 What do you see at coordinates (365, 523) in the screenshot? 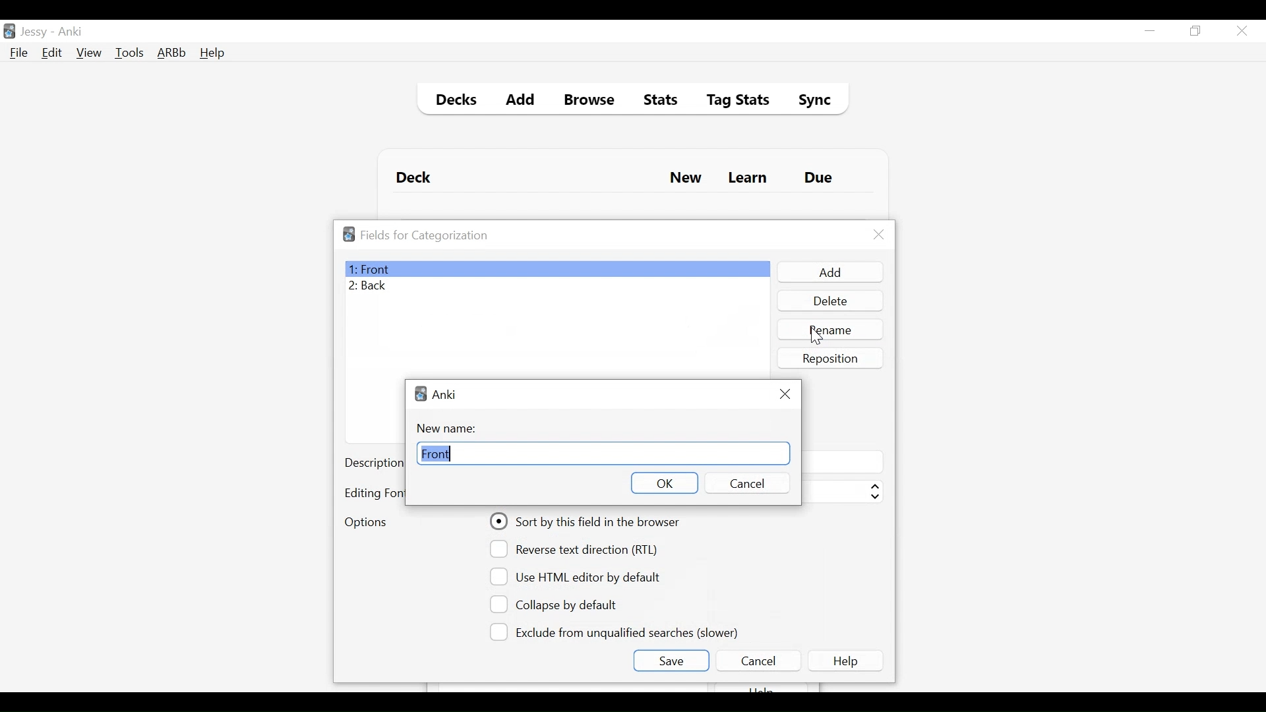
I see `Options` at bounding box center [365, 523].